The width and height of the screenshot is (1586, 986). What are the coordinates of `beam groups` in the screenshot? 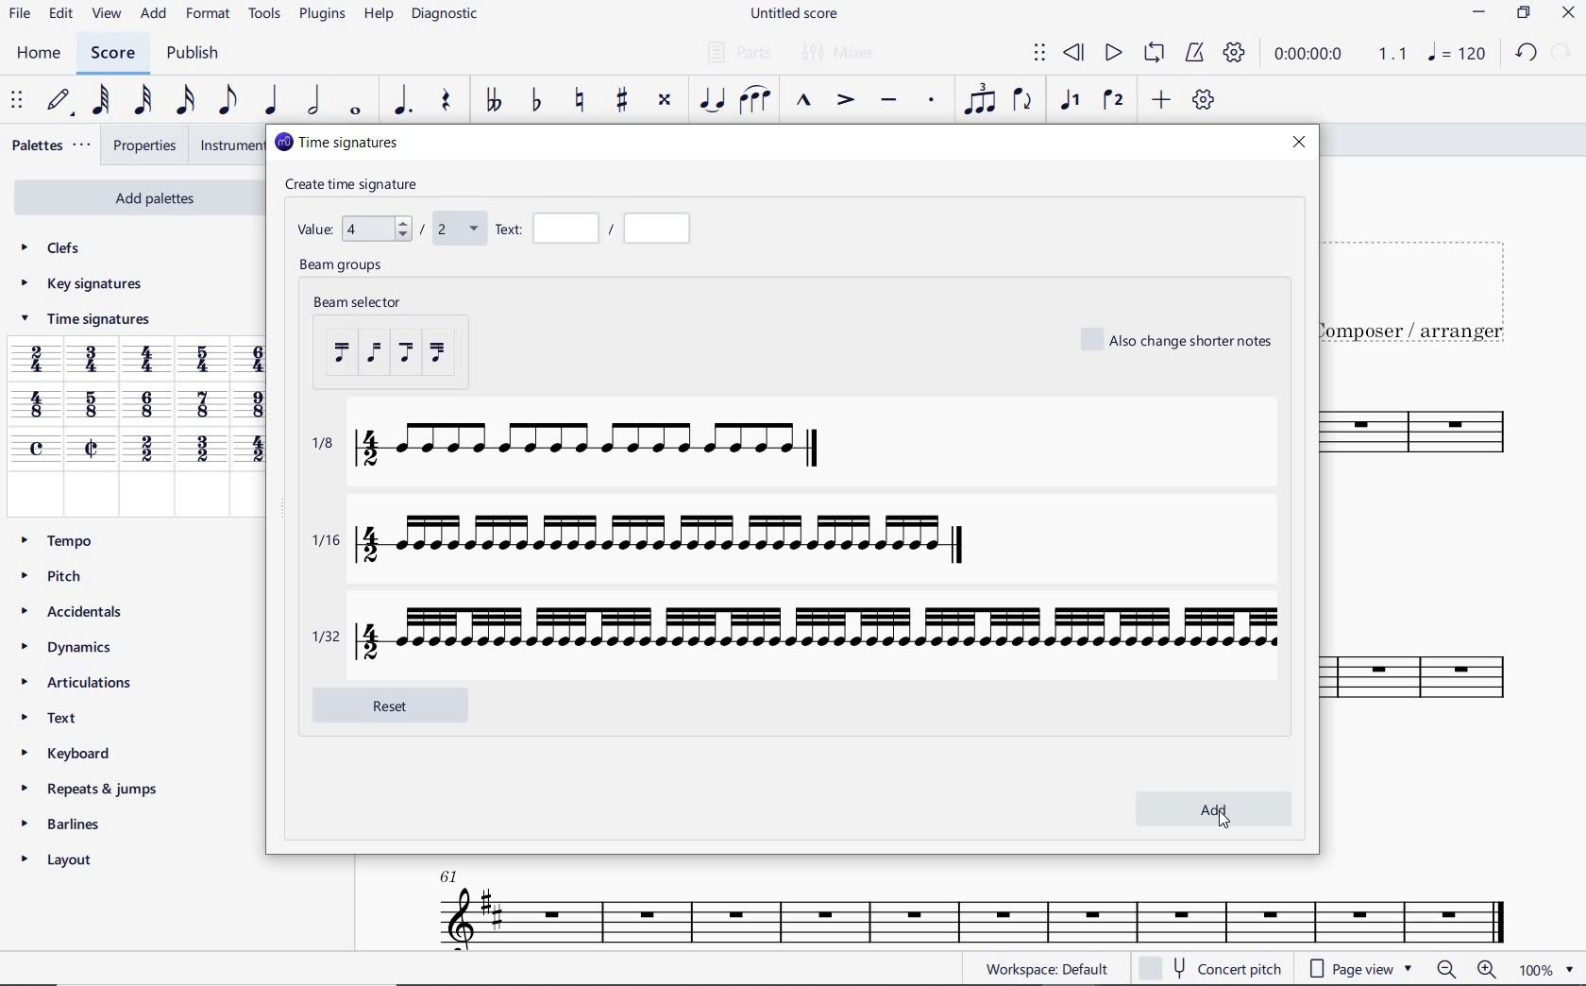 It's located at (345, 267).